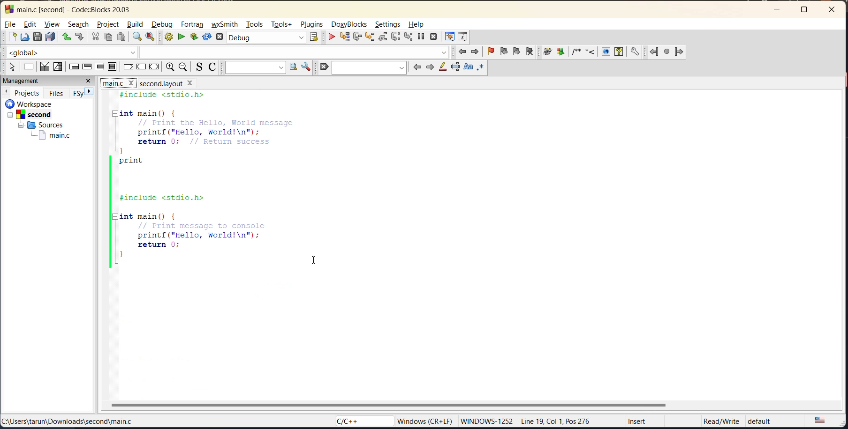 This screenshot has height=429, width=848. I want to click on search, so click(369, 68).